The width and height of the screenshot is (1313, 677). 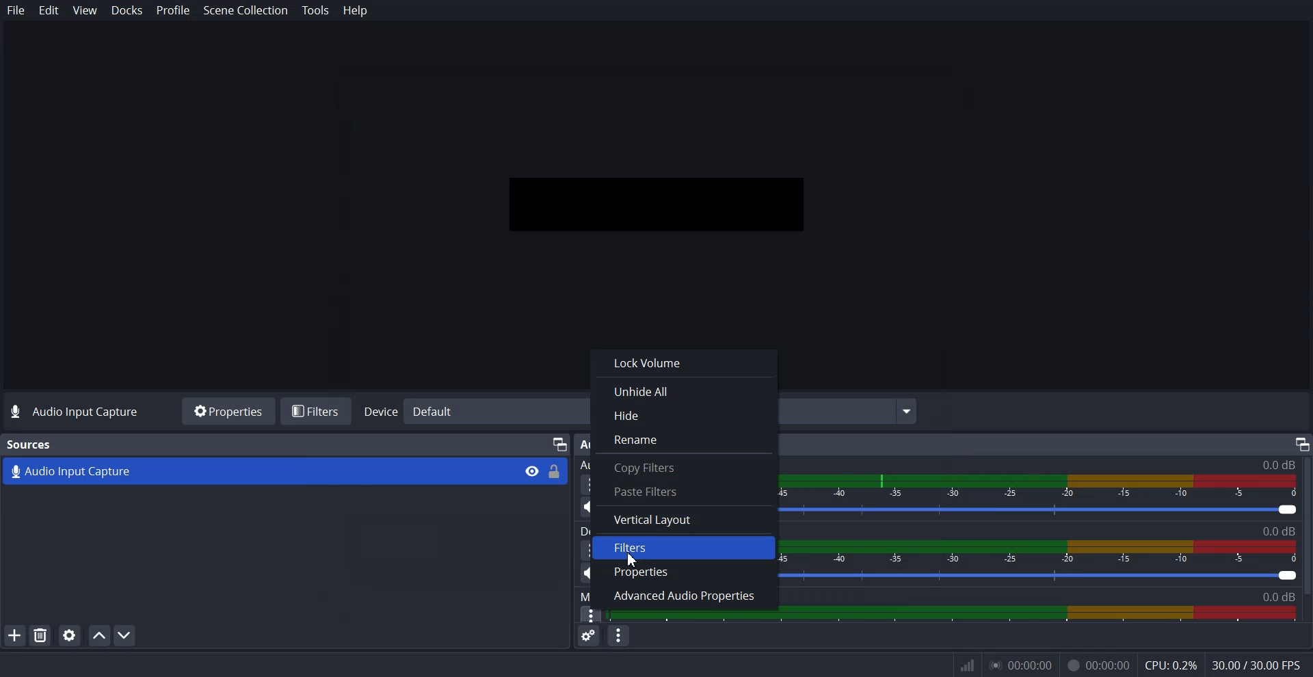 I want to click on Eye, so click(x=532, y=470).